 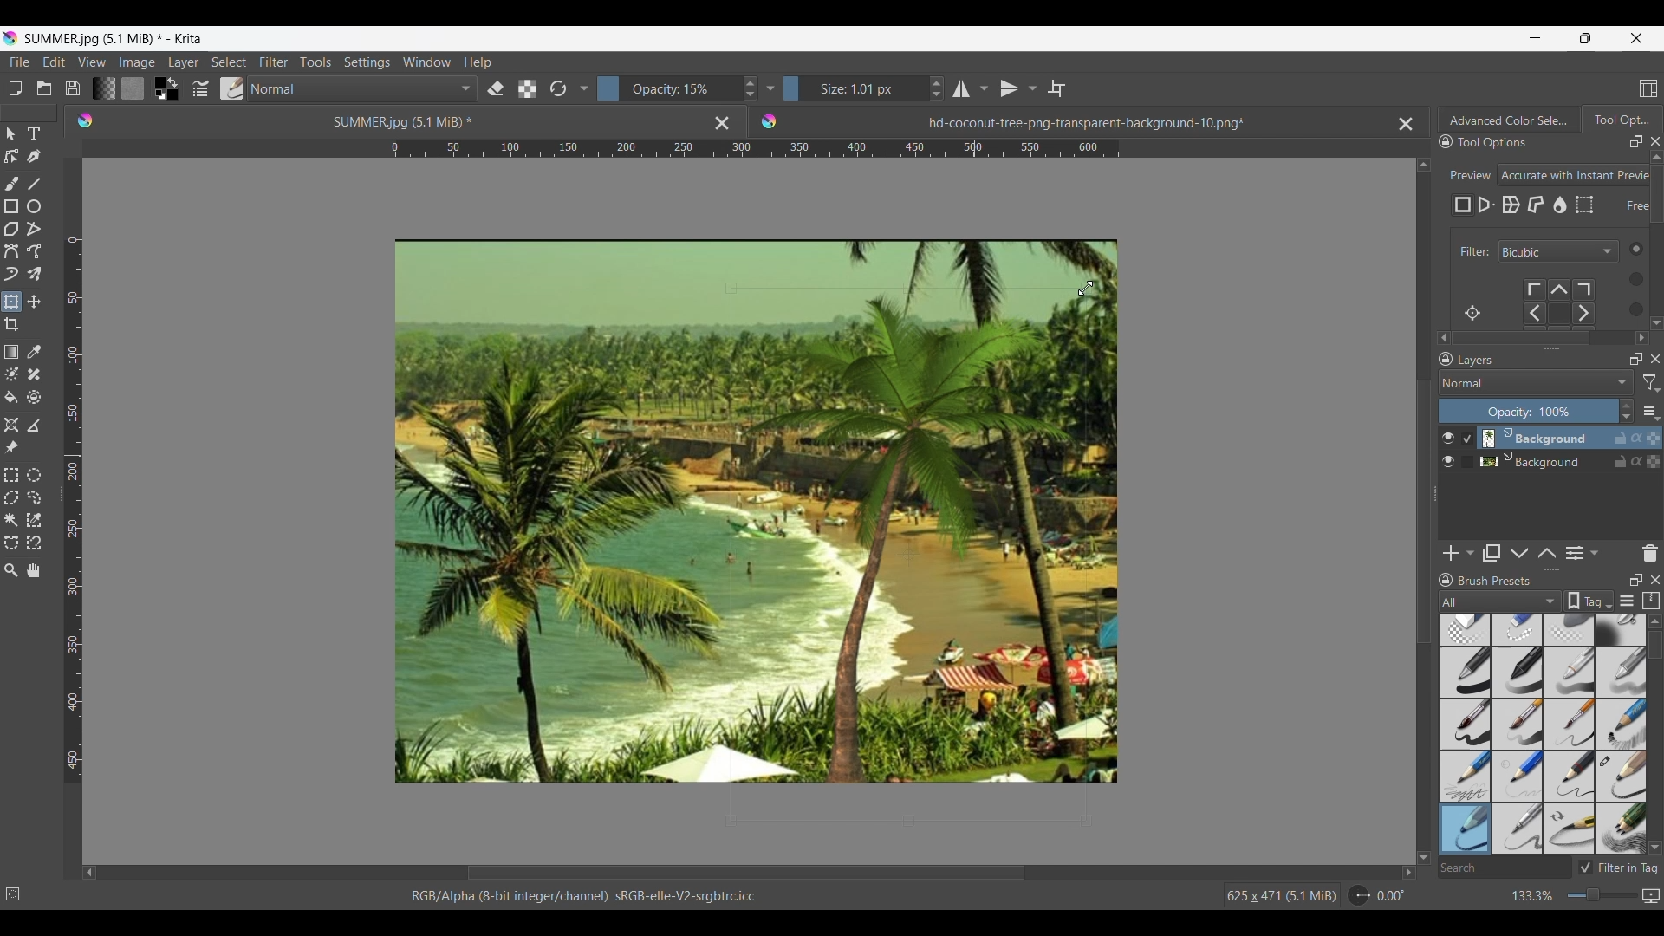 I want to click on Consolidated toolbar, so click(x=583, y=88).